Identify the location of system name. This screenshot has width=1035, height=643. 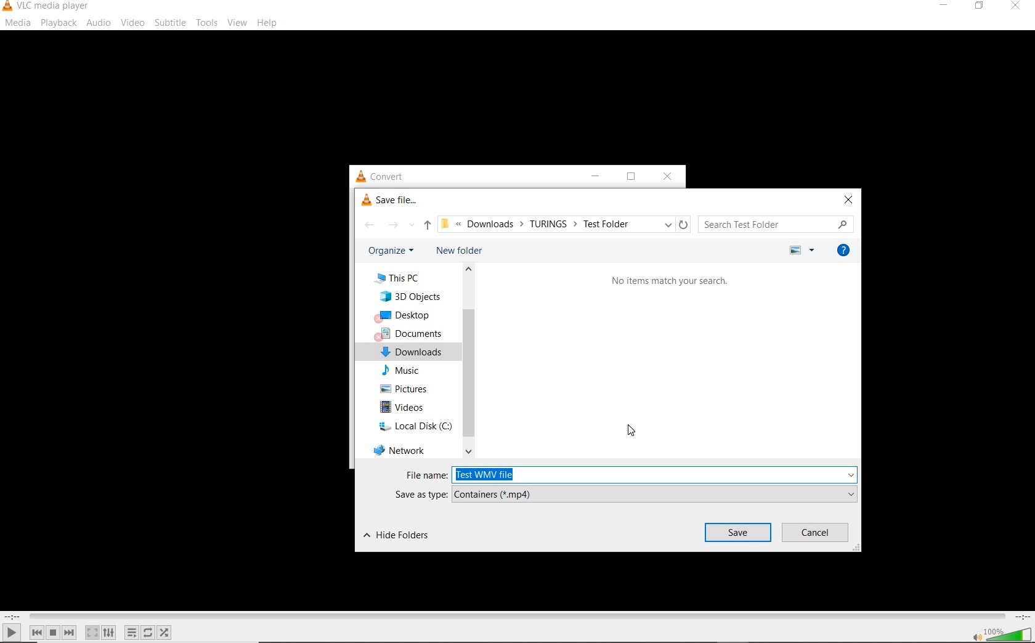
(47, 7).